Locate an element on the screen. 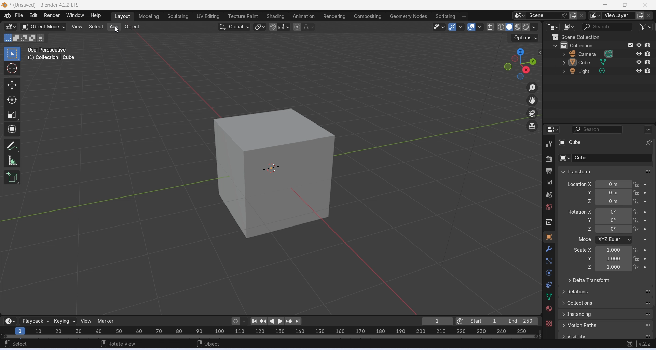 Image resolution: width=656 pixels, height=350 pixels. Add is located at coordinates (113, 27).